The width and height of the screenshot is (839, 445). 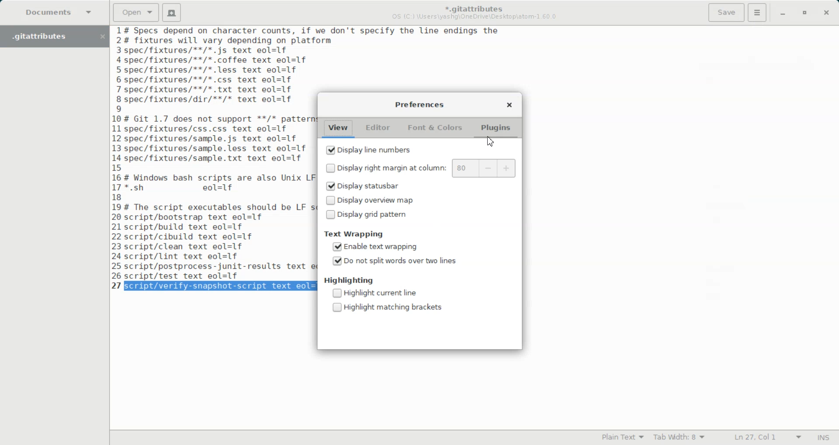 I want to click on text line number: 27, so click(x=118, y=285).